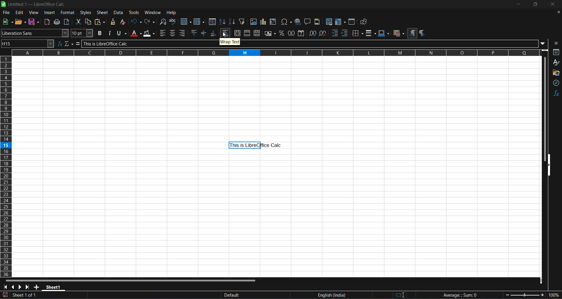 This screenshot has height=299, width=562. What do you see at coordinates (5, 287) in the screenshot?
I see `scroll to first sheet` at bounding box center [5, 287].